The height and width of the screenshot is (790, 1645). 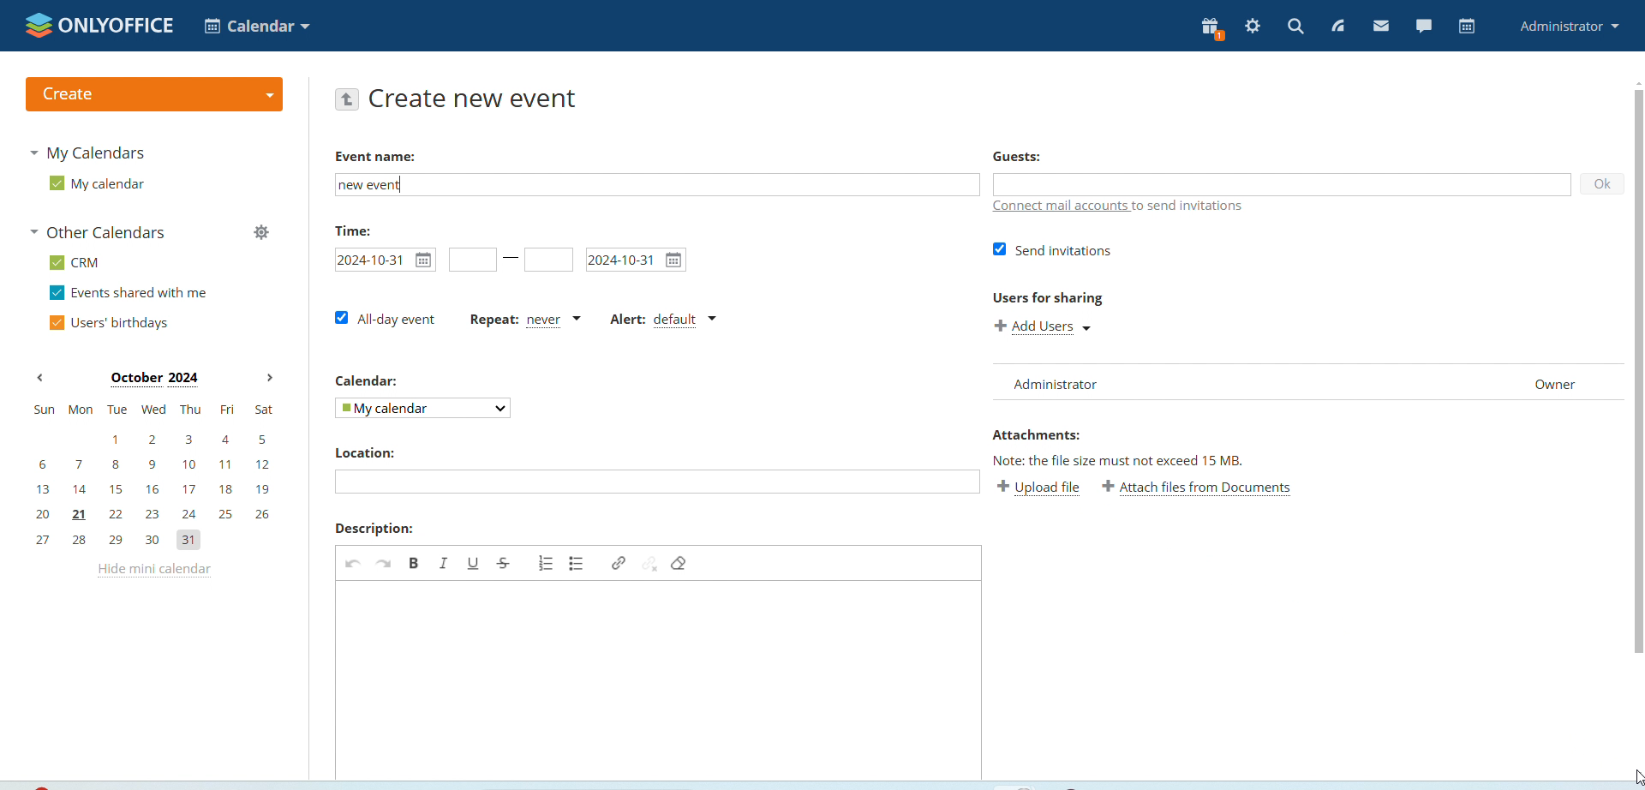 I want to click on administrator, so click(x=1570, y=26).